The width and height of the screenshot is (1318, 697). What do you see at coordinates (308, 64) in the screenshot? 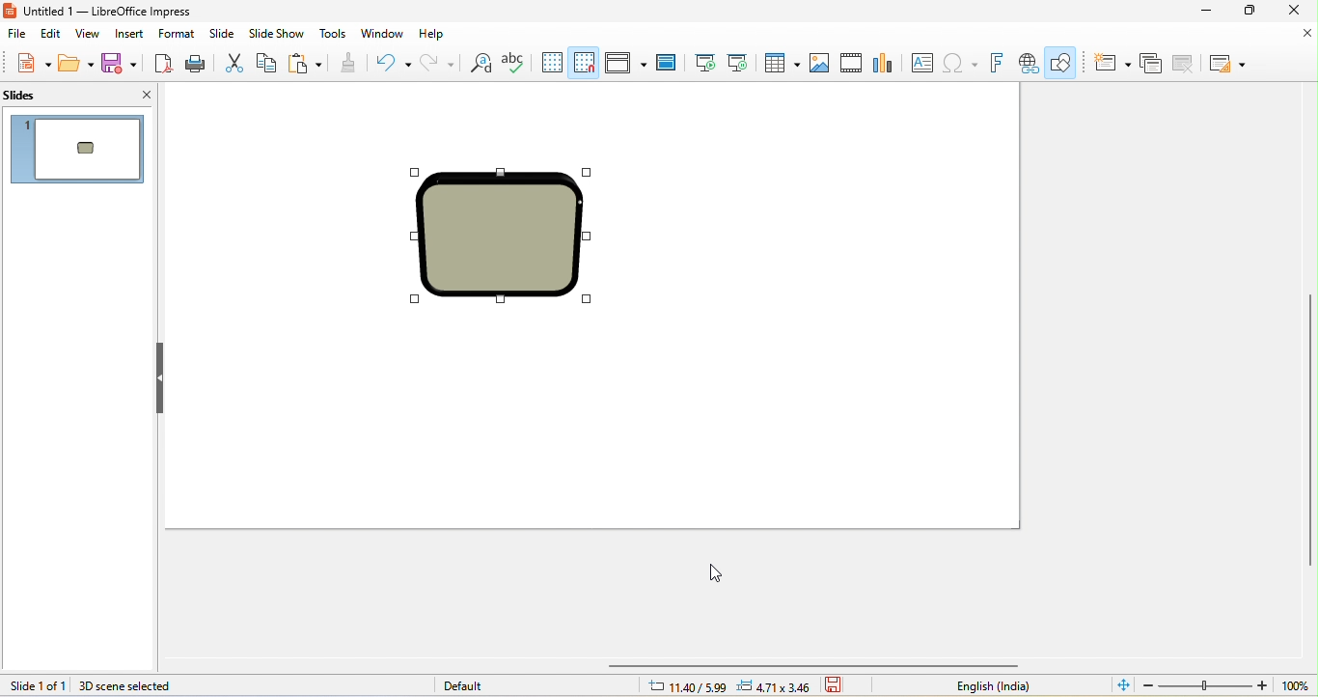
I see `paste` at bounding box center [308, 64].